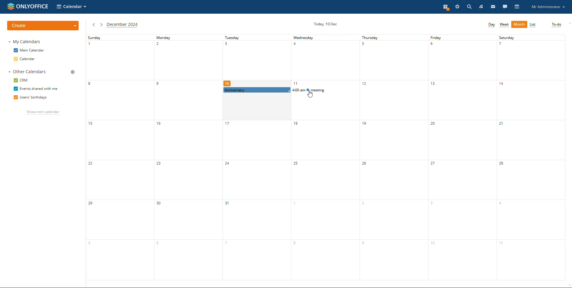 The height and width of the screenshot is (288, 572). What do you see at coordinates (21, 80) in the screenshot?
I see `crm` at bounding box center [21, 80].